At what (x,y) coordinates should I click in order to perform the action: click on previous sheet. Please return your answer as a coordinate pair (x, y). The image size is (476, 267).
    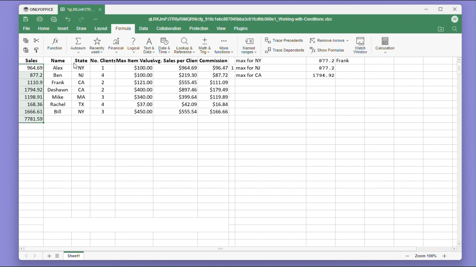
    Looking at the image, I should click on (26, 257).